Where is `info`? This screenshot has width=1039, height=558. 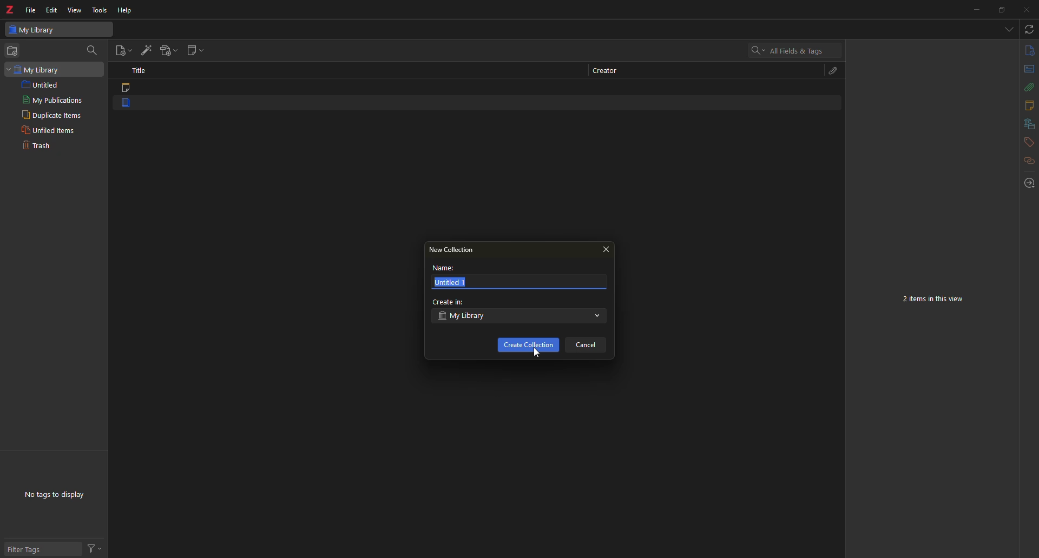 info is located at coordinates (1027, 51).